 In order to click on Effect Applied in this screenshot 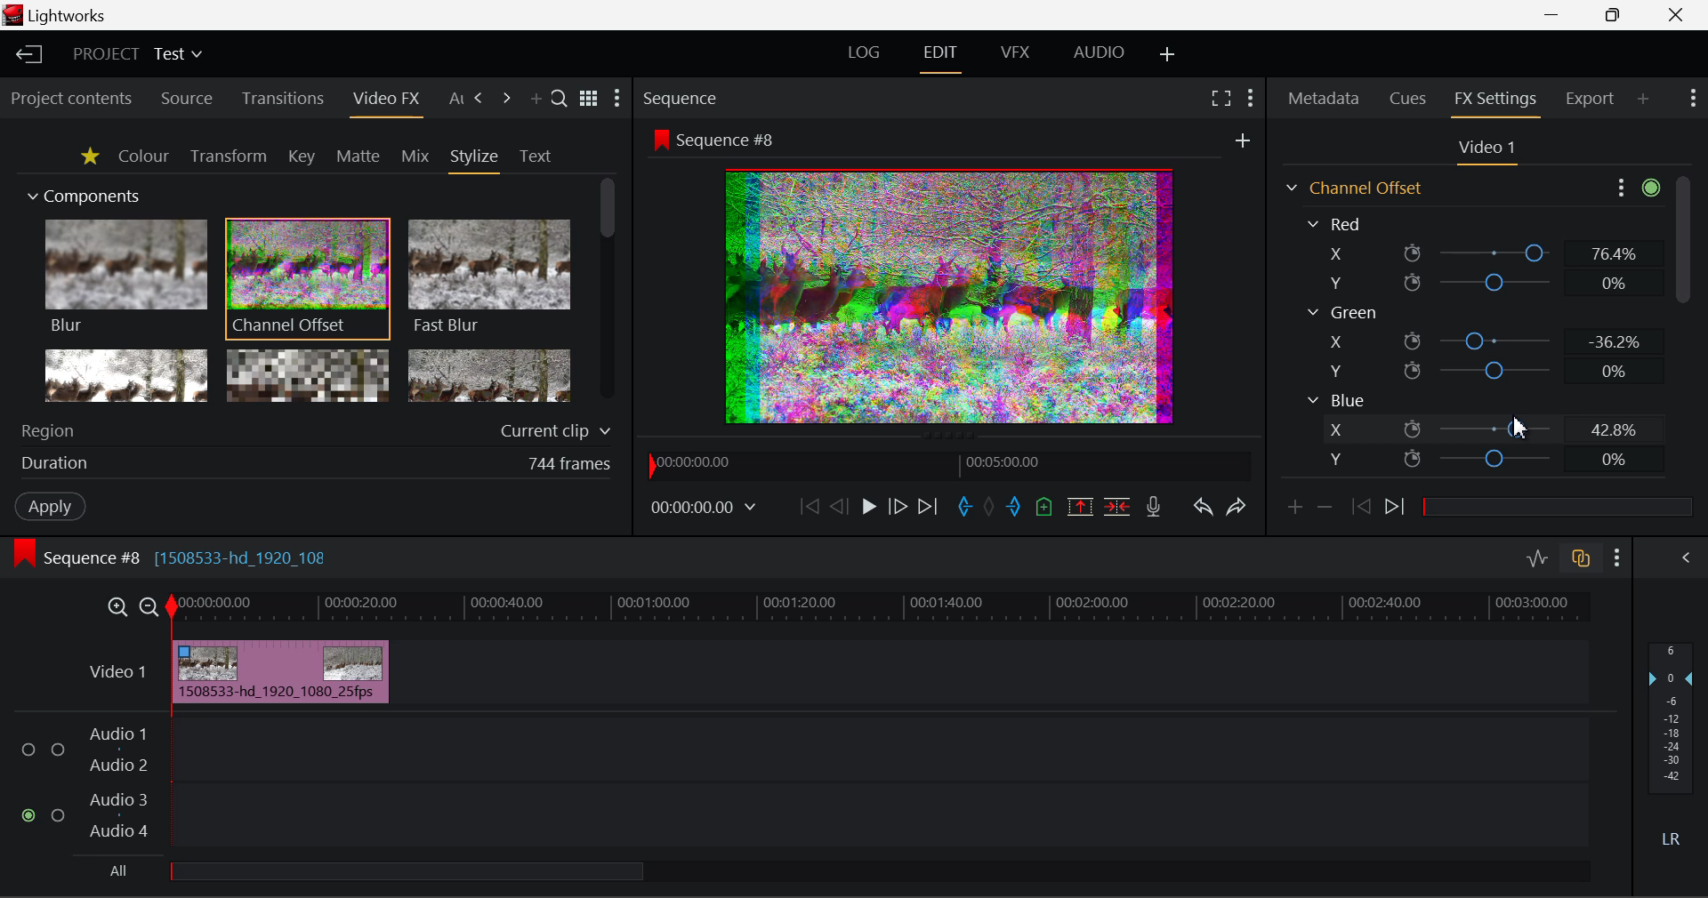, I will do `click(282, 669)`.